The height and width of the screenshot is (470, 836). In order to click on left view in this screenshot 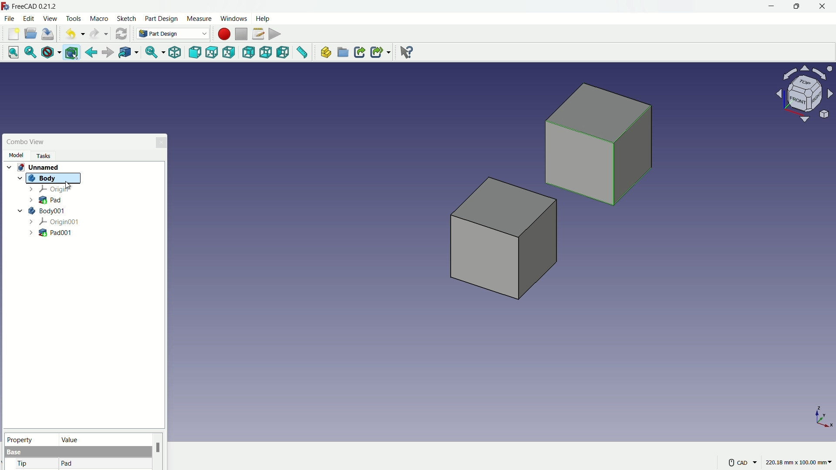, I will do `click(283, 53)`.